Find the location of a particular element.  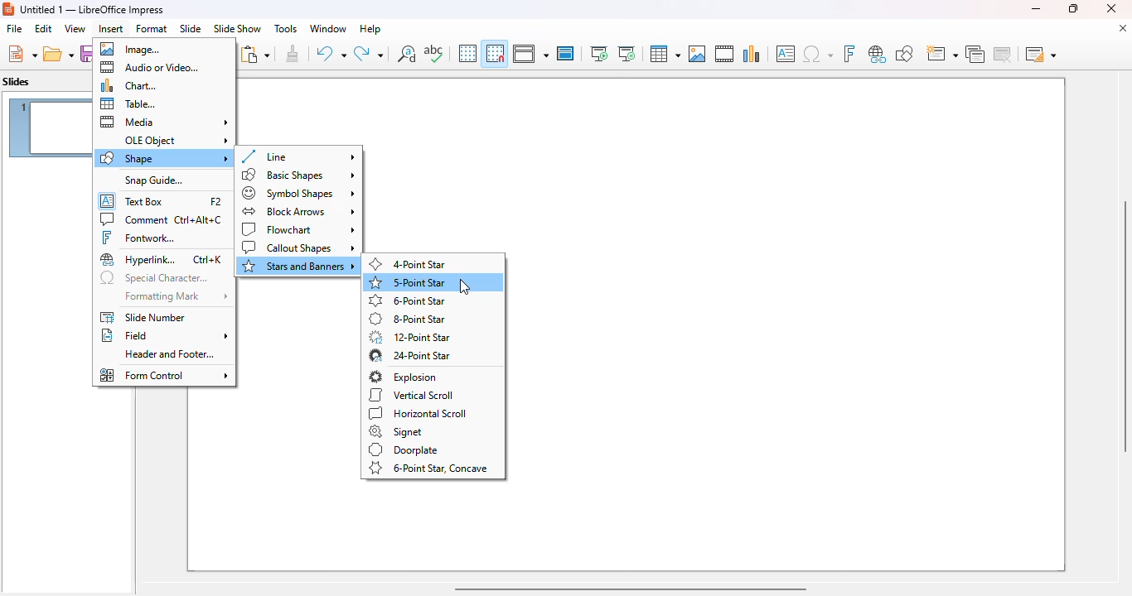

hyperlink is located at coordinates (162, 260).